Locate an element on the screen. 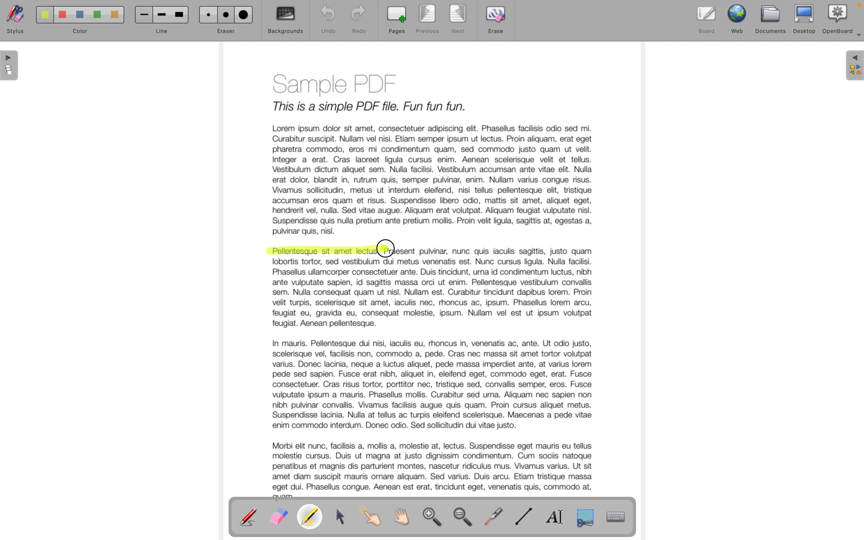 This screenshot has width=864, height=540. eraser is located at coordinates (225, 21).